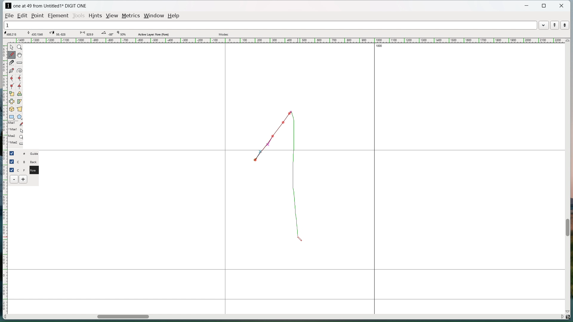 This screenshot has height=322, width=573. I want to click on angle between lines, so click(107, 34).